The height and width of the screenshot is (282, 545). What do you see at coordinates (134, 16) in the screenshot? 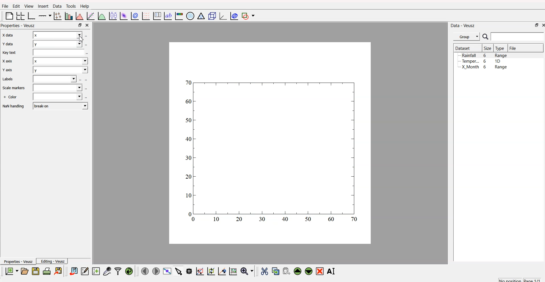
I see `plot data` at bounding box center [134, 16].